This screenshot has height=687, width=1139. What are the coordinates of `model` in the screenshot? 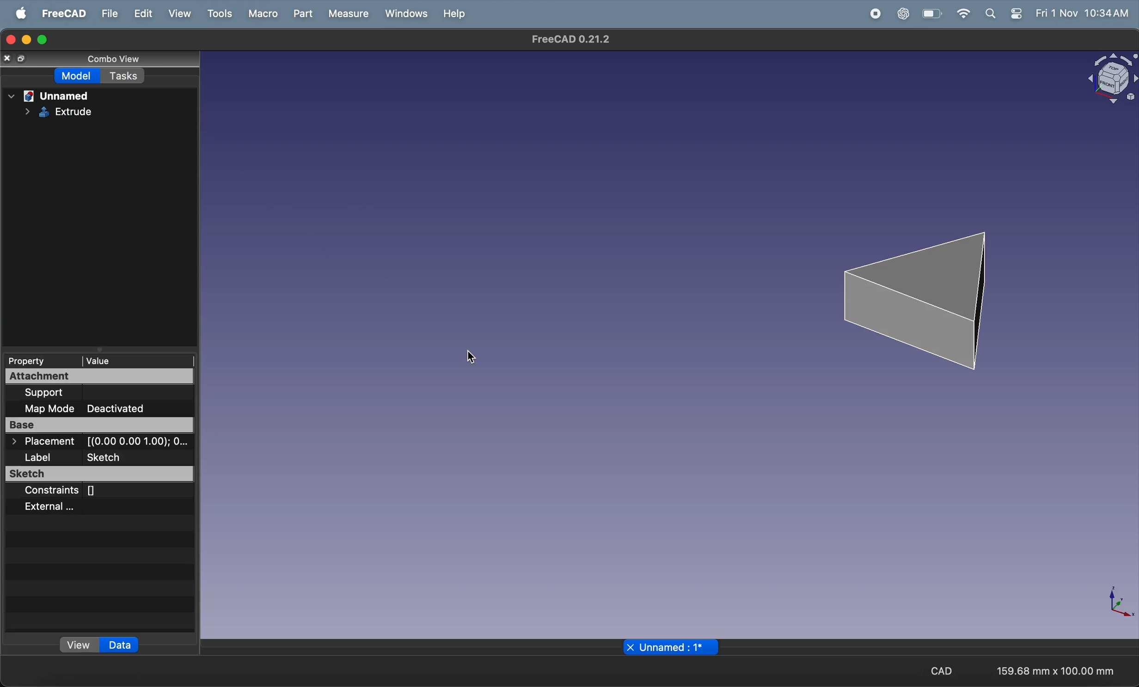 It's located at (79, 76).